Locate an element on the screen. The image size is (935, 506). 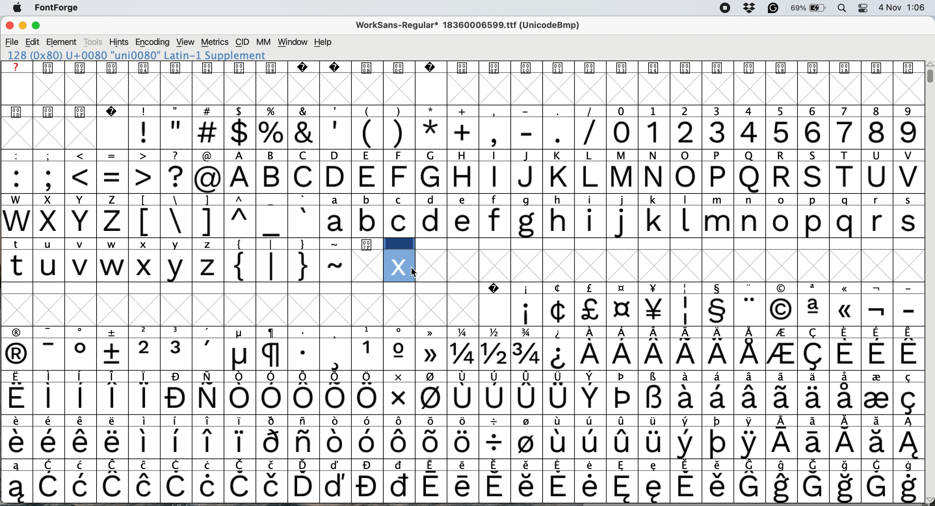
special characters  is located at coordinates (38, 244).